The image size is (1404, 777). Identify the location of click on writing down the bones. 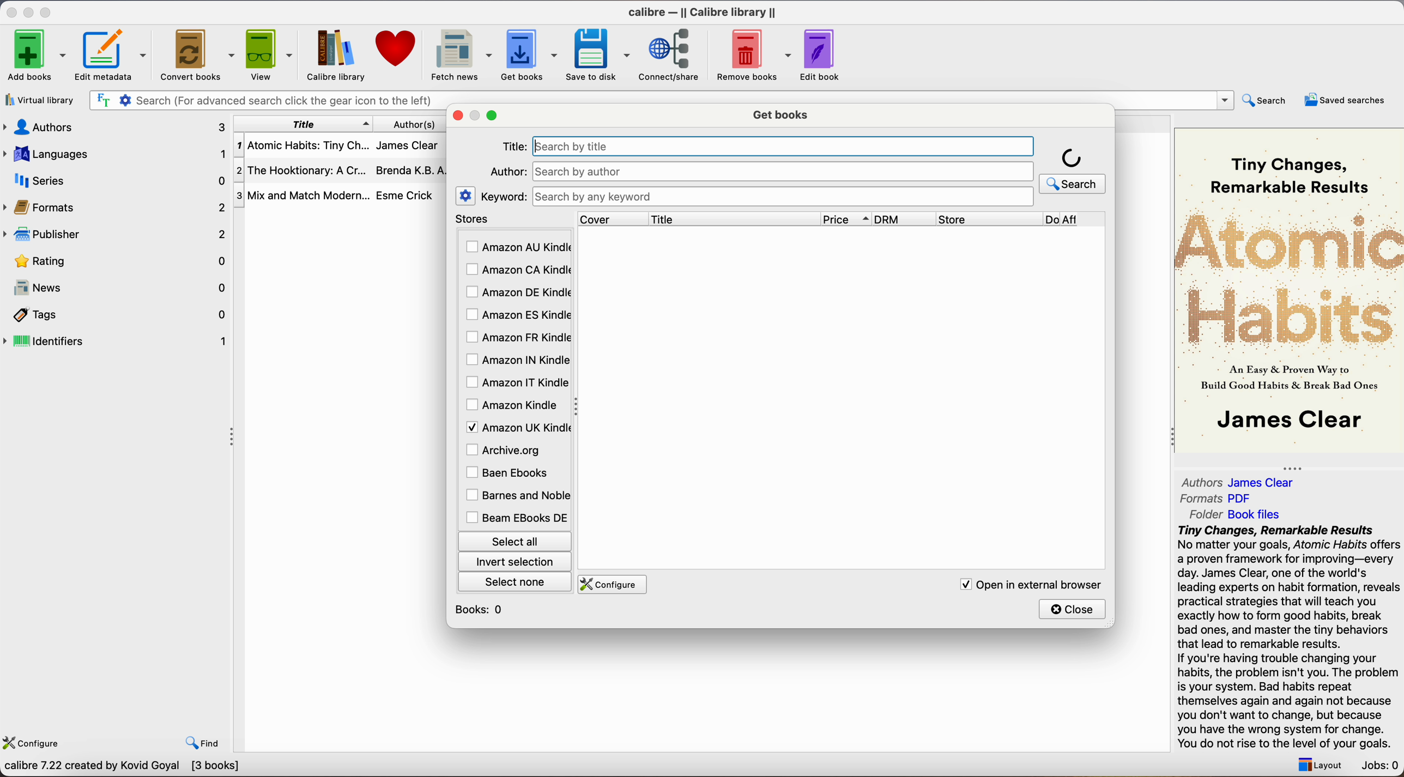
(784, 152).